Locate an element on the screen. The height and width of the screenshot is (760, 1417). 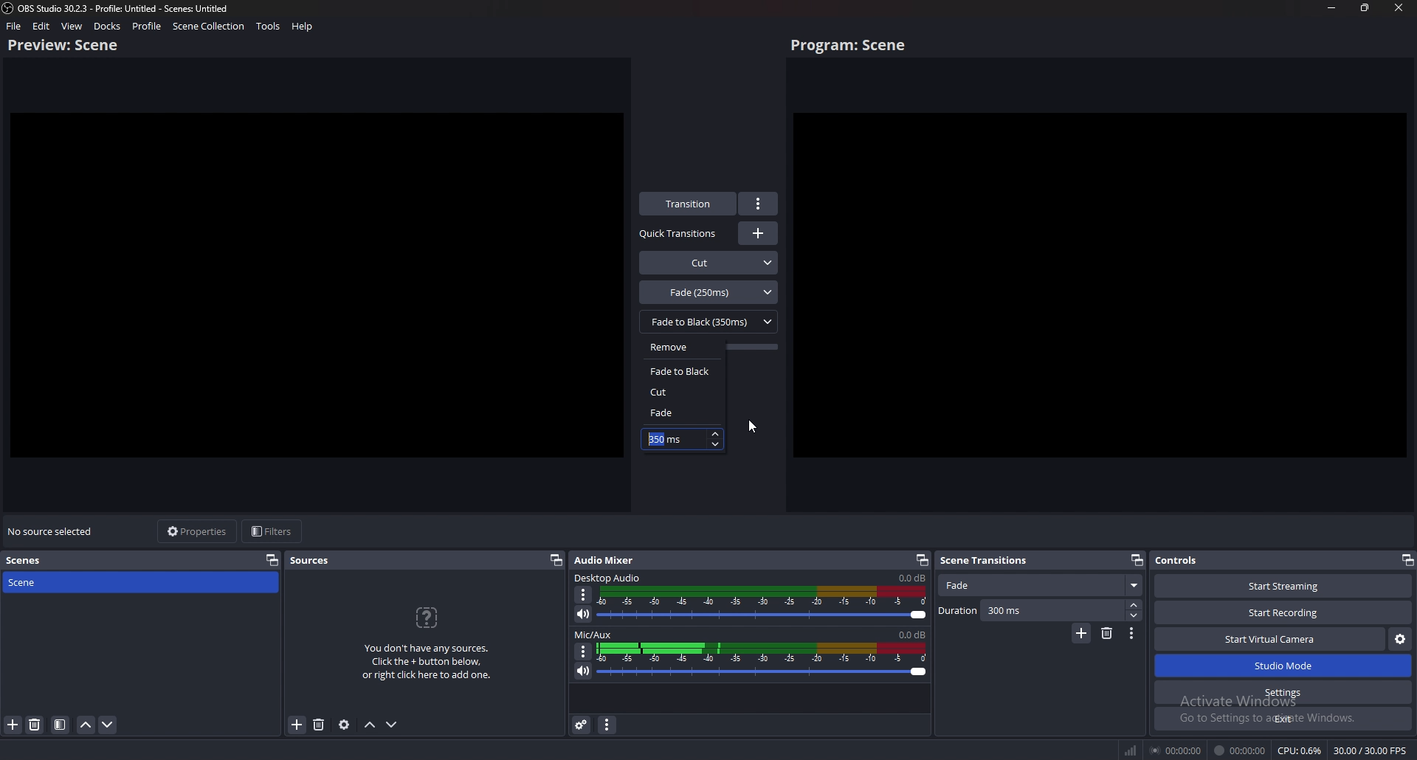
Desktop audio is located at coordinates (911, 578).